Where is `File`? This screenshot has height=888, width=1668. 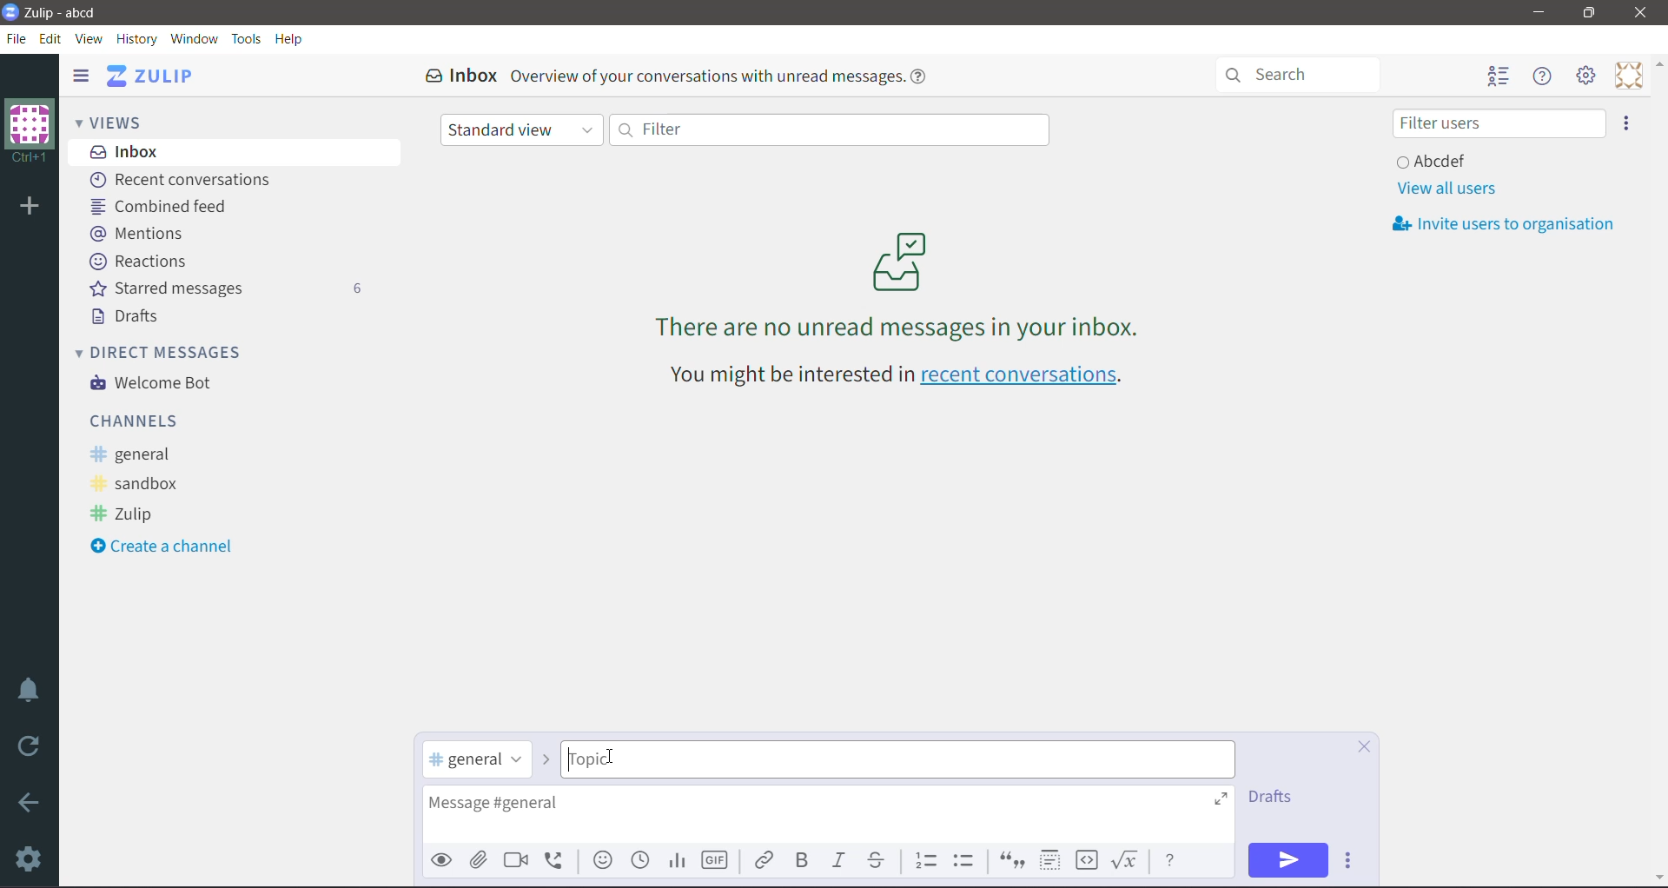
File is located at coordinates (17, 39).